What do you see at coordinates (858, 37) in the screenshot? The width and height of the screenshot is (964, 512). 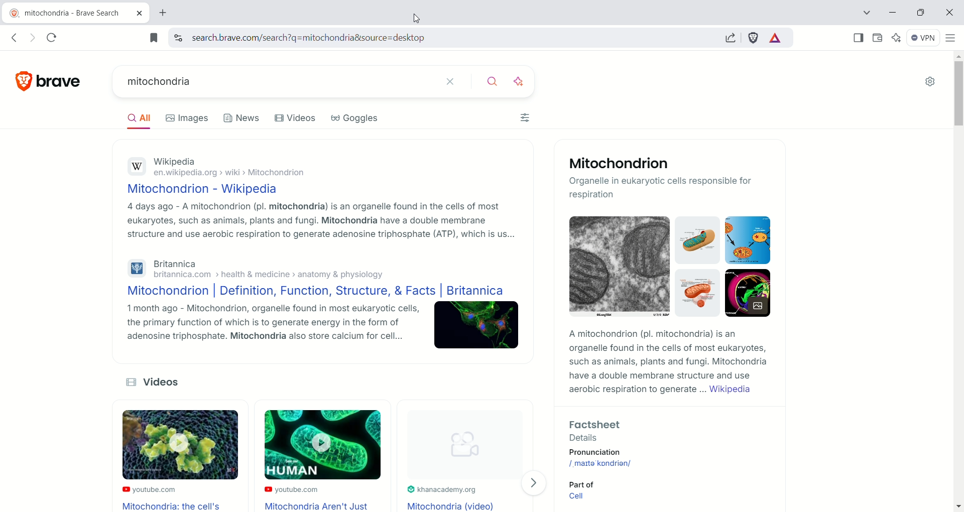 I see `show sidebar` at bounding box center [858, 37].